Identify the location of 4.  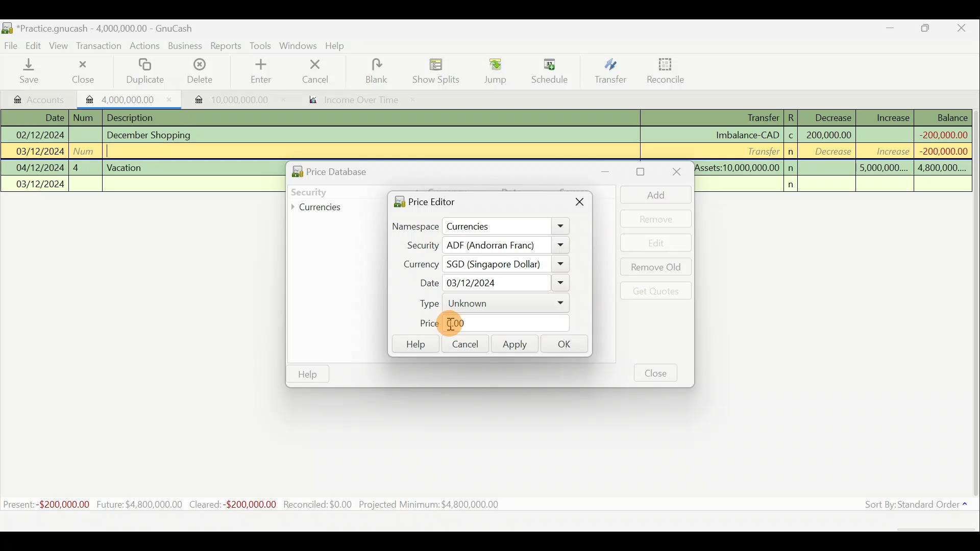
(85, 166).